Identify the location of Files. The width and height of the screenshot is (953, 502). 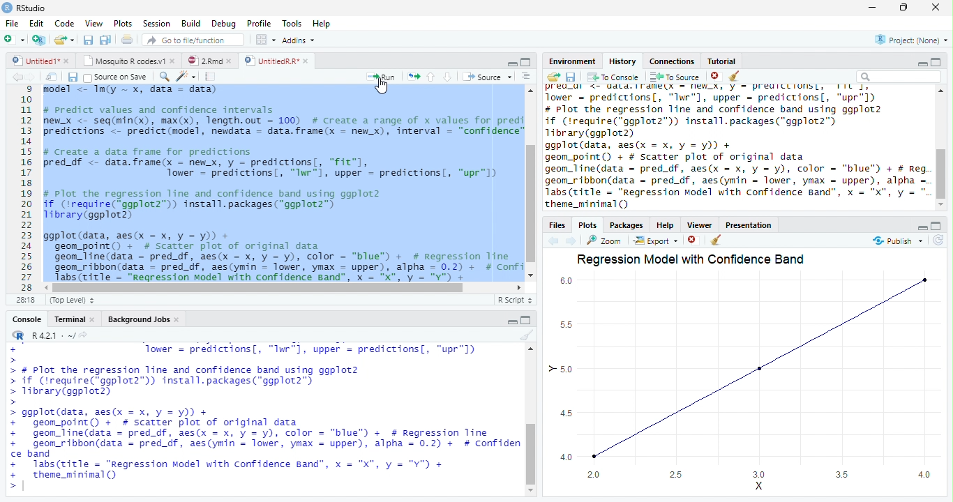
(558, 225).